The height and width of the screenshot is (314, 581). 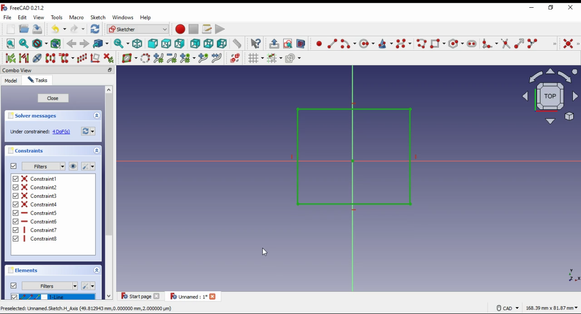 I want to click on create circle, so click(x=367, y=43).